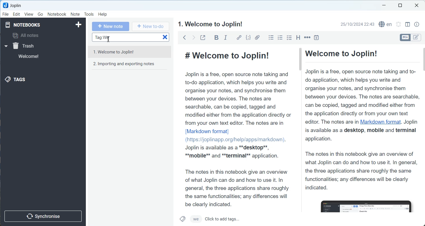 The image size is (425, 226). Describe the element at coordinates (130, 51) in the screenshot. I see `welcome to joplin` at that location.